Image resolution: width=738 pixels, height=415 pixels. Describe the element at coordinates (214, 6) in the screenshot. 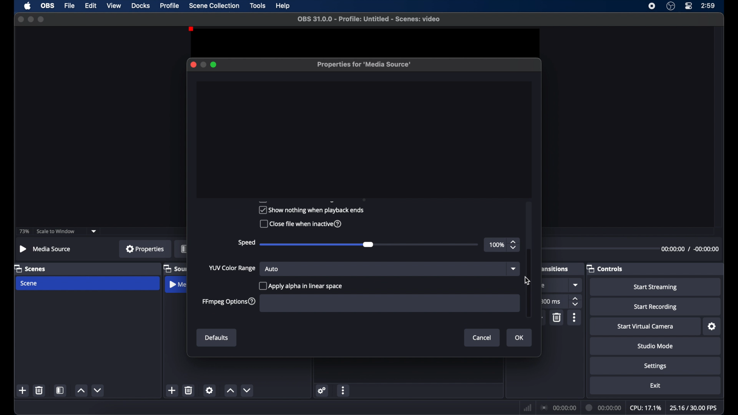

I see `scene collection` at that location.